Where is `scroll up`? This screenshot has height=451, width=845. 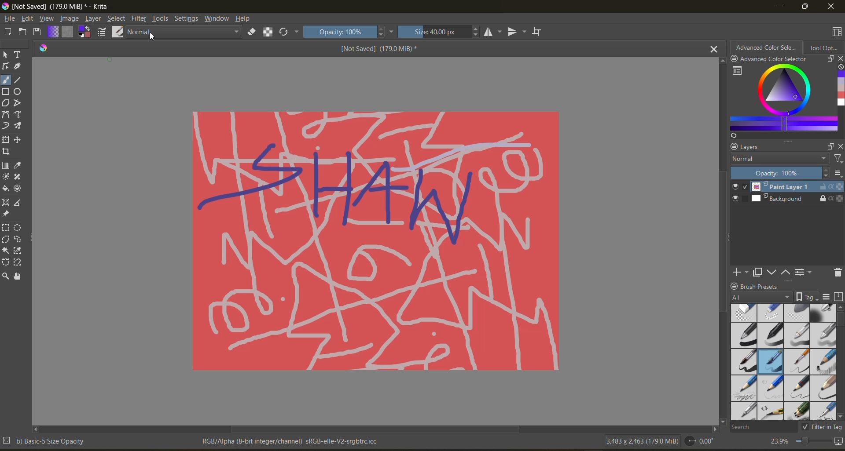 scroll up is located at coordinates (840, 308).